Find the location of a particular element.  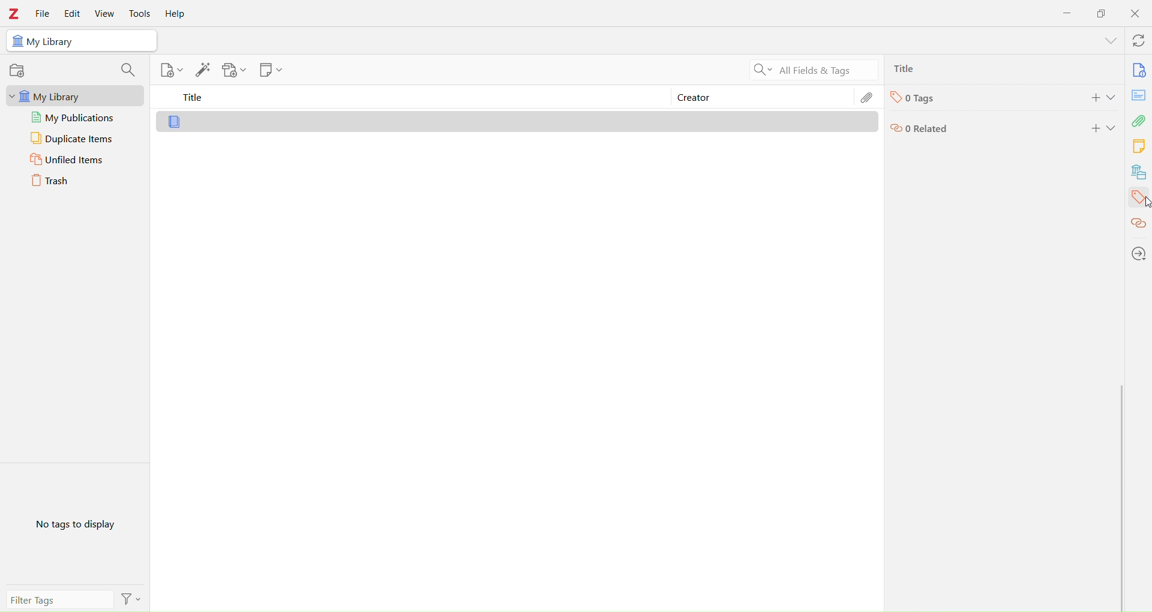

Related is located at coordinates (918, 130).